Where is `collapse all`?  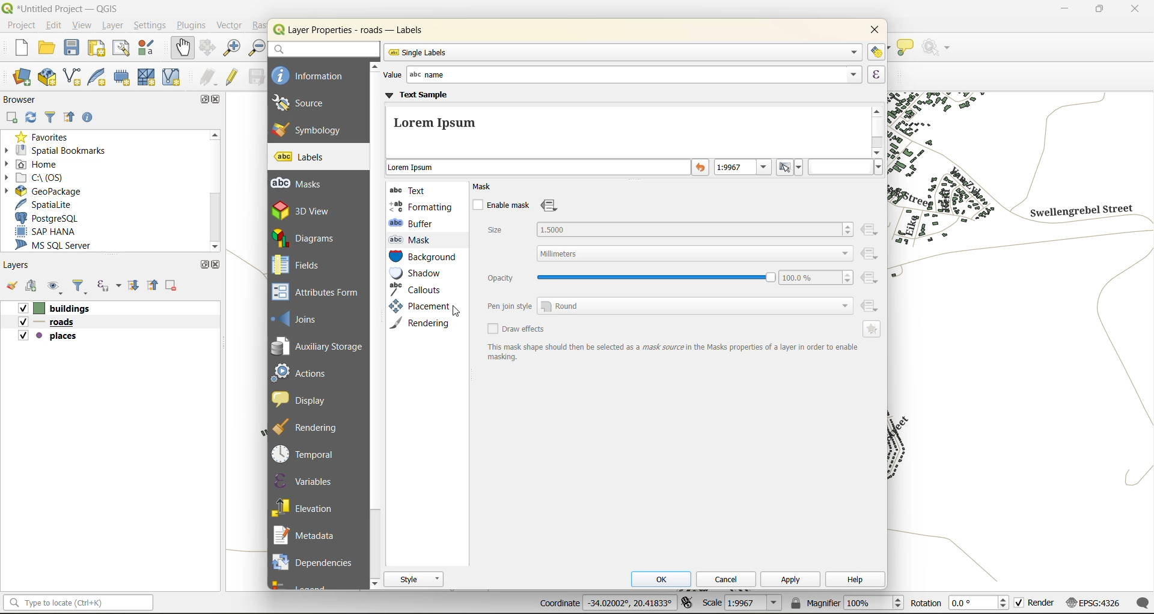 collapse all is located at coordinates (154, 287).